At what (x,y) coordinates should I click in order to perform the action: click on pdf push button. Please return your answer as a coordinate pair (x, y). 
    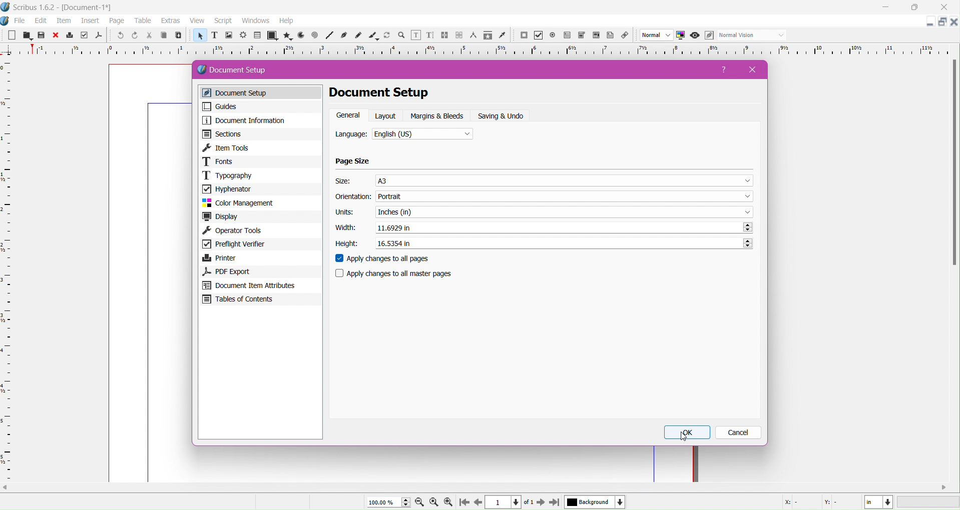
    Looking at the image, I should click on (524, 35).